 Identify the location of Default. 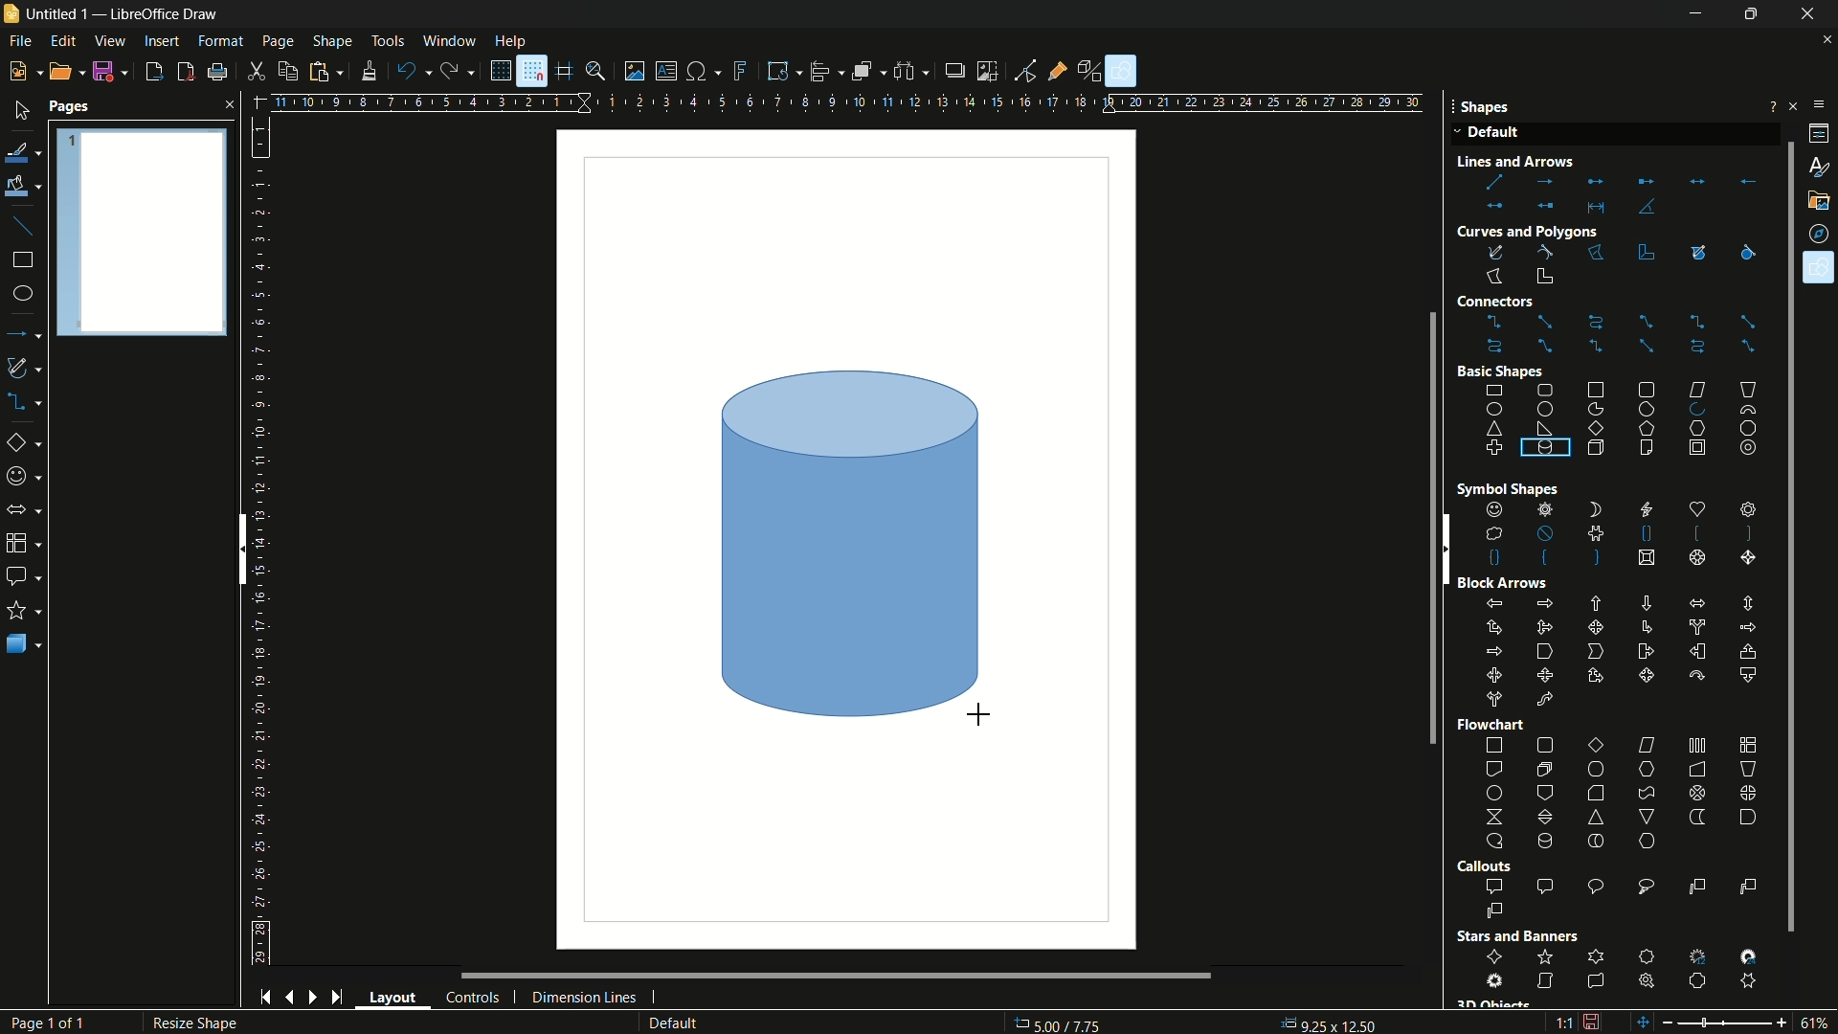
(1490, 134).